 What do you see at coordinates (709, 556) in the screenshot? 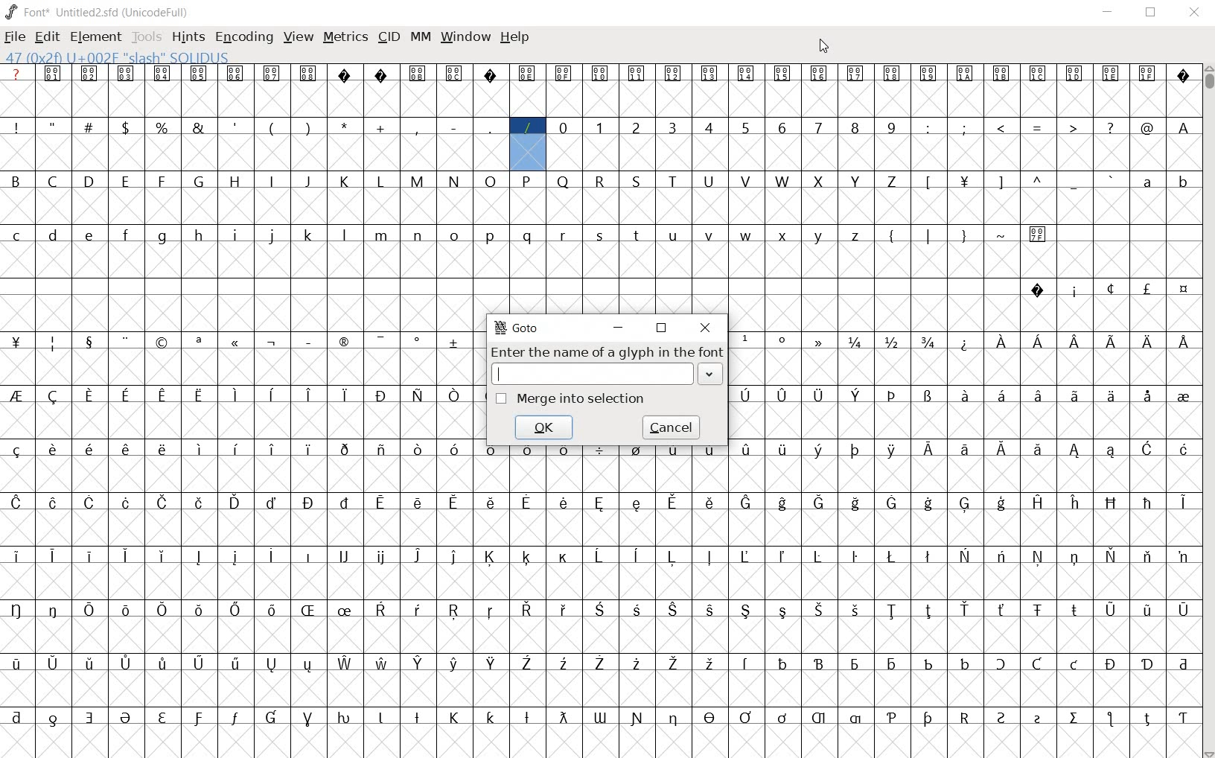
I see `glyph` at bounding box center [709, 556].